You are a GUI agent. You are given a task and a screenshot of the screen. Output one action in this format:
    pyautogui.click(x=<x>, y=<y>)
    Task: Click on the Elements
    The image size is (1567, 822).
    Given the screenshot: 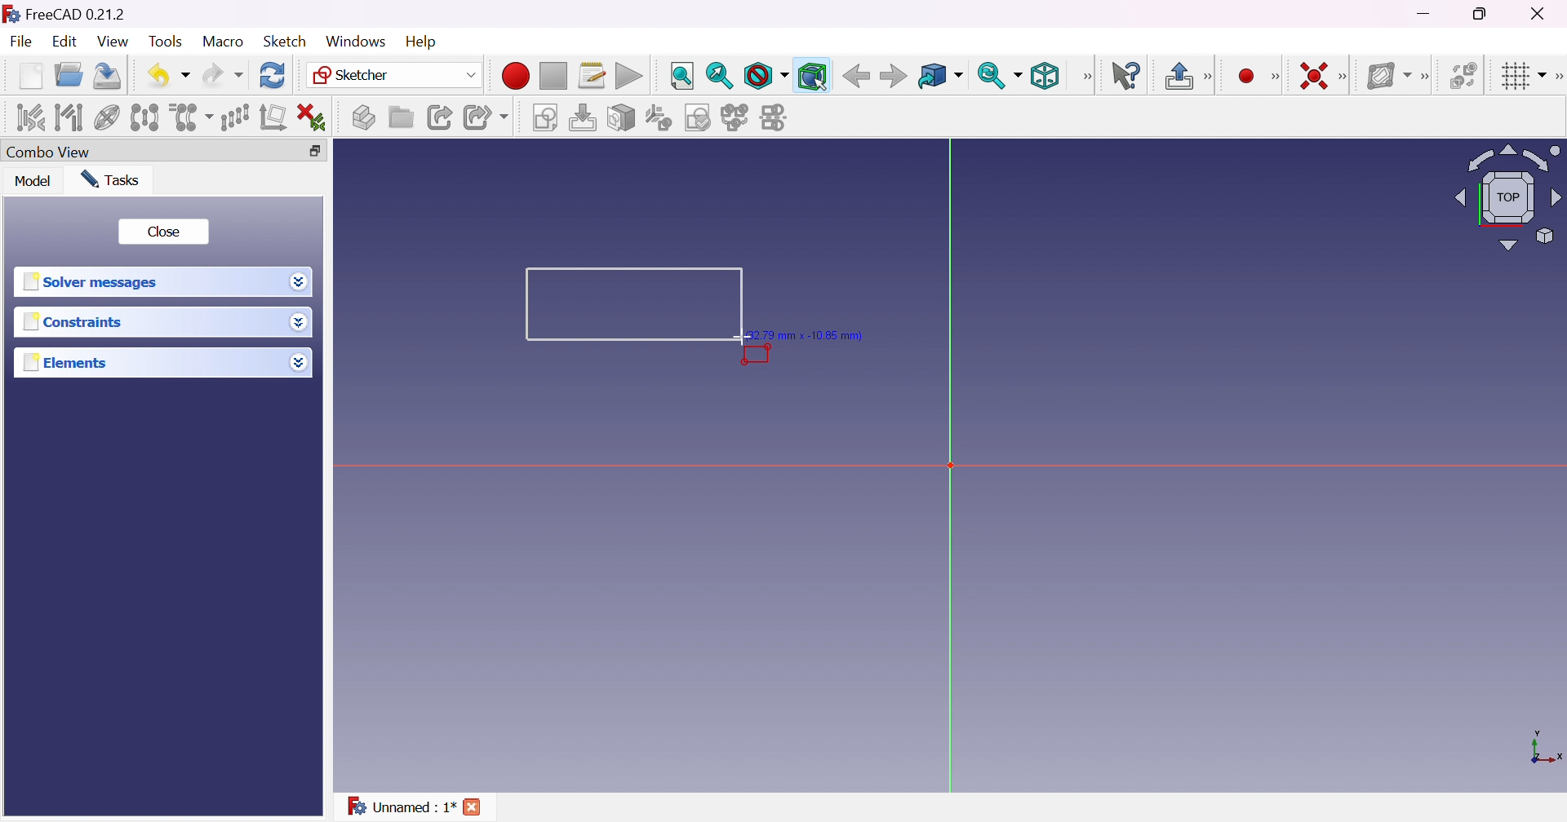 What is the action you would take?
    pyautogui.click(x=65, y=364)
    